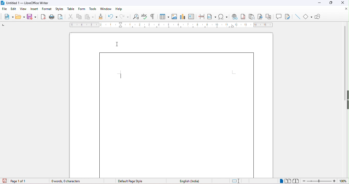 The image size is (349, 184). I want to click on ruler, so click(170, 25).